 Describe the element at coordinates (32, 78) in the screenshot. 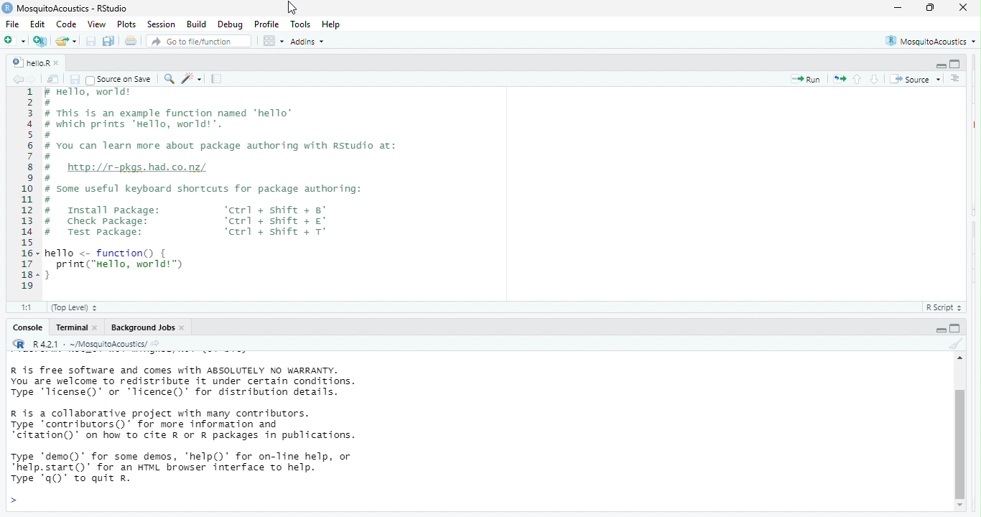

I see `go forward to the next source location` at that location.